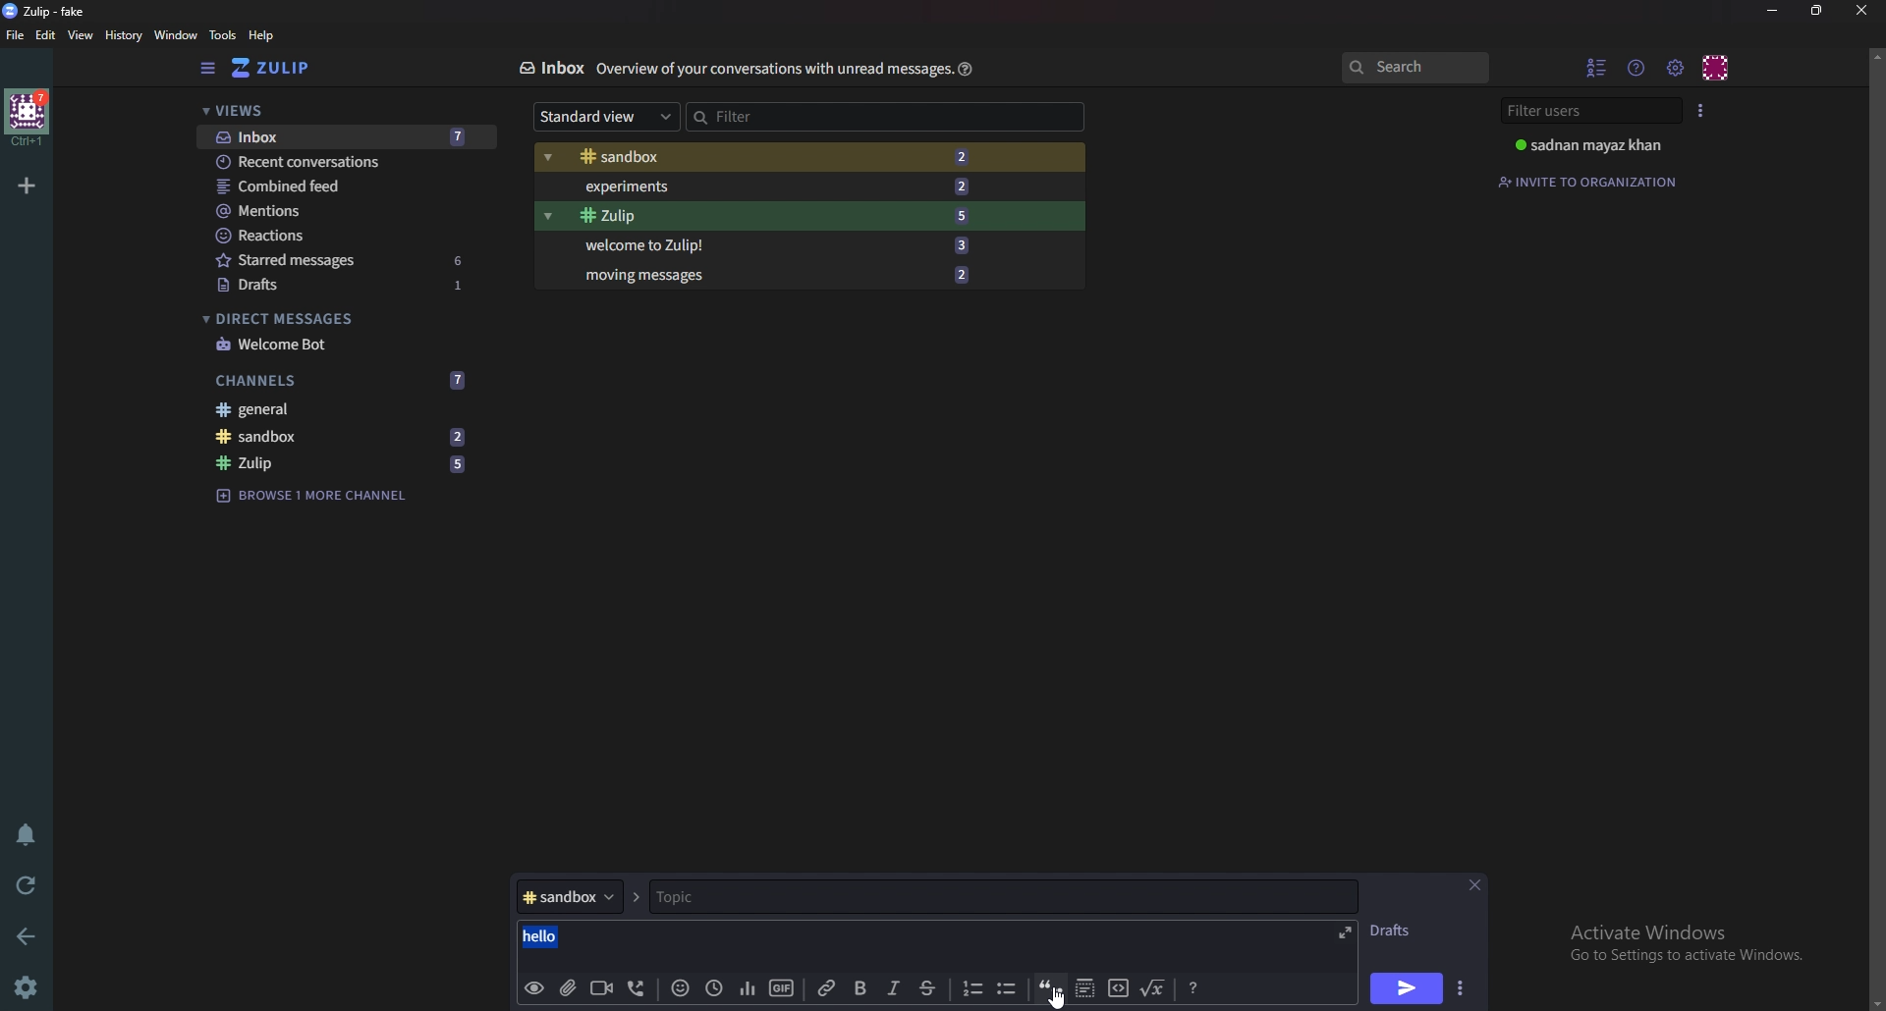  Describe the element at coordinates (771, 70) in the screenshot. I see `overview of your conservations with unread message` at that location.